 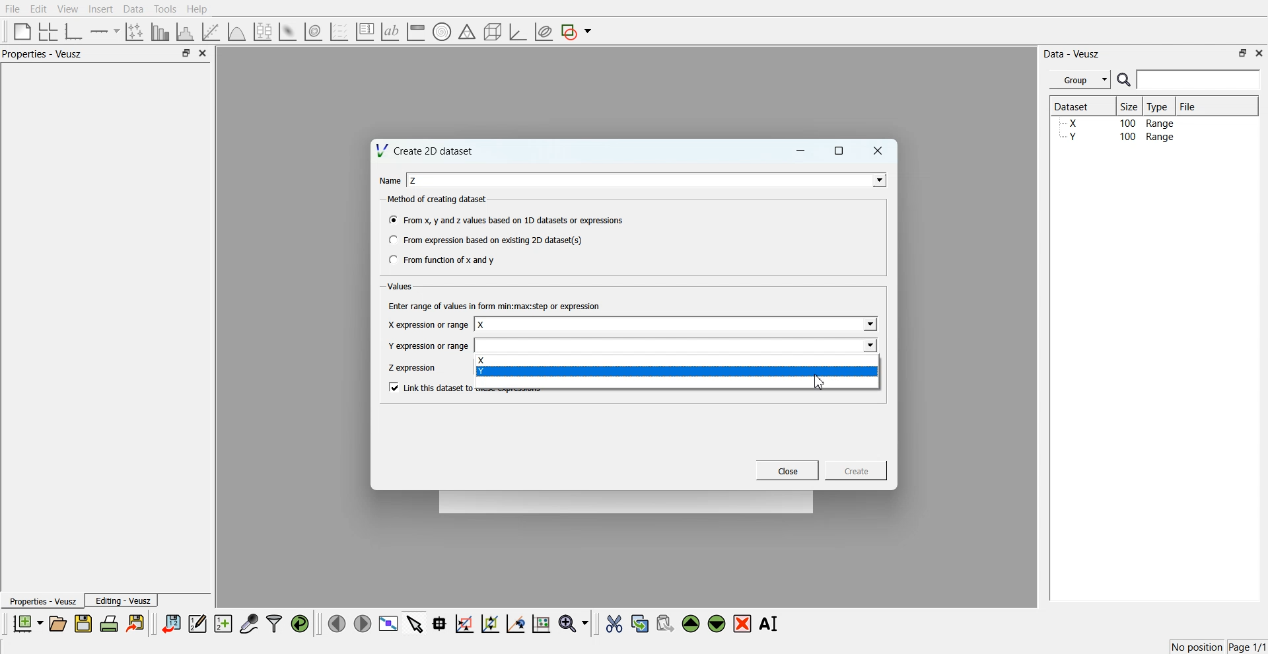 What do you see at coordinates (443, 259) in the screenshot?
I see `From function of x and y` at bounding box center [443, 259].